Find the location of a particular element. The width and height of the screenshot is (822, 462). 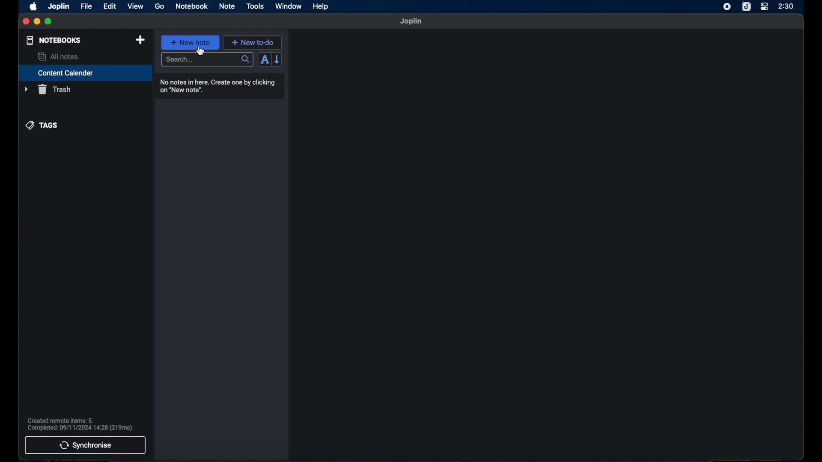

maximize is located at coordinates (49, 22).